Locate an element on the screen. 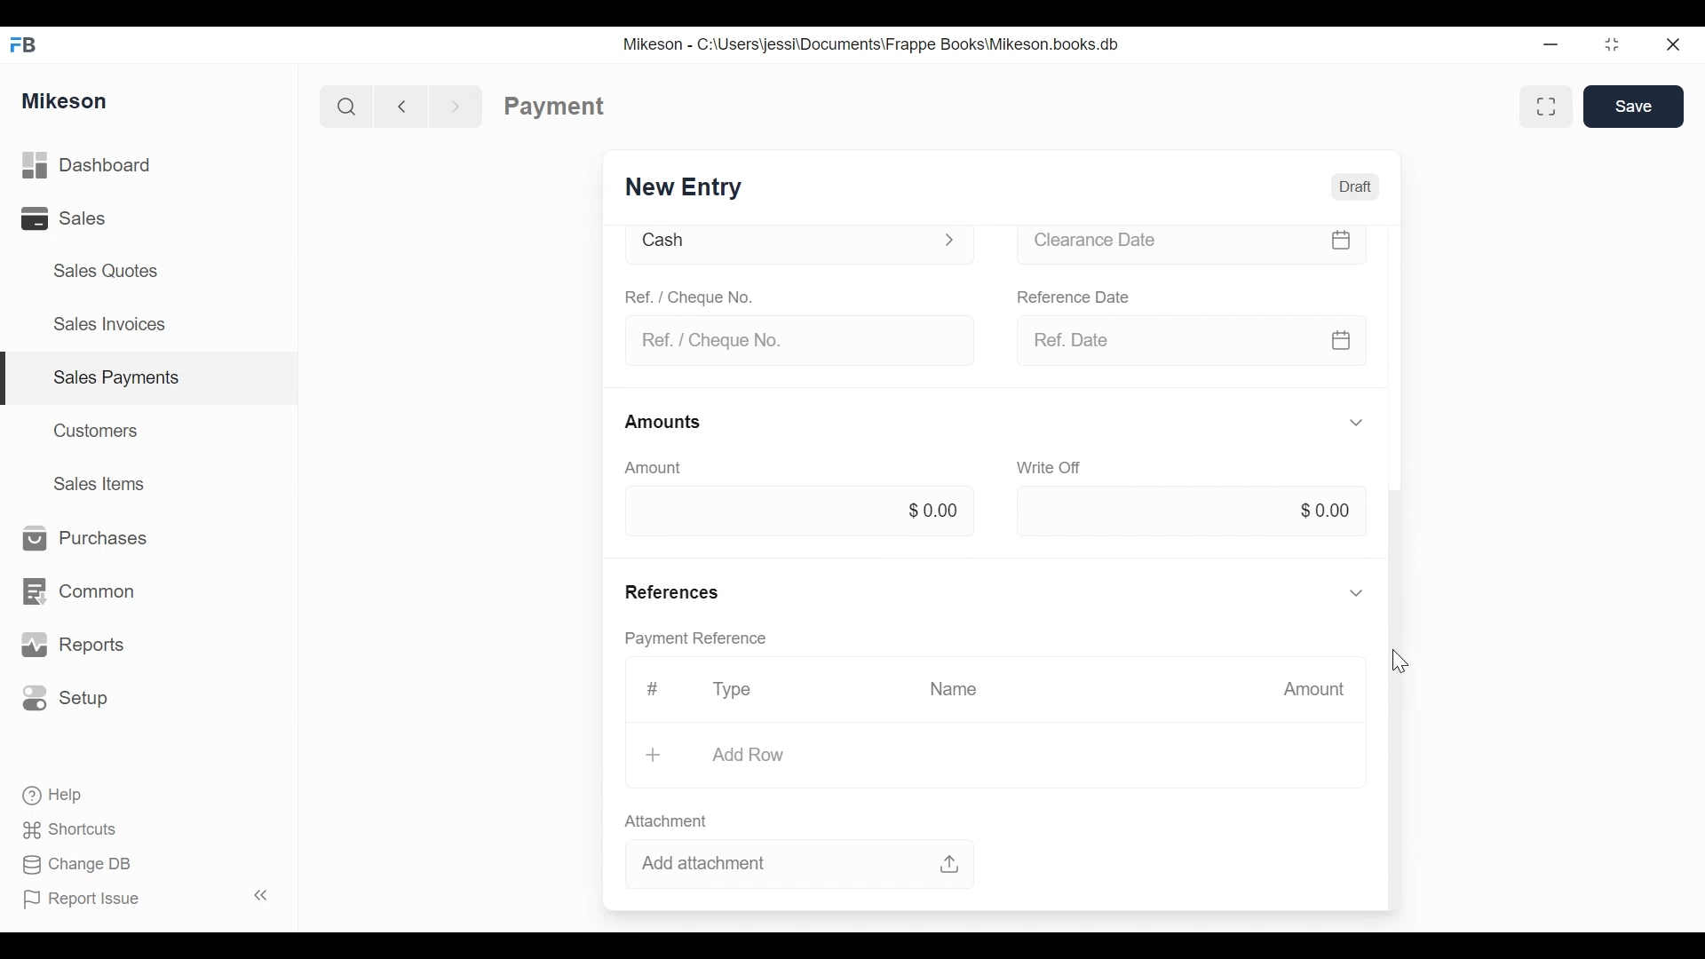 This screenshot has width=1705, height=959. payment reference is located at coordinates (697, 638).